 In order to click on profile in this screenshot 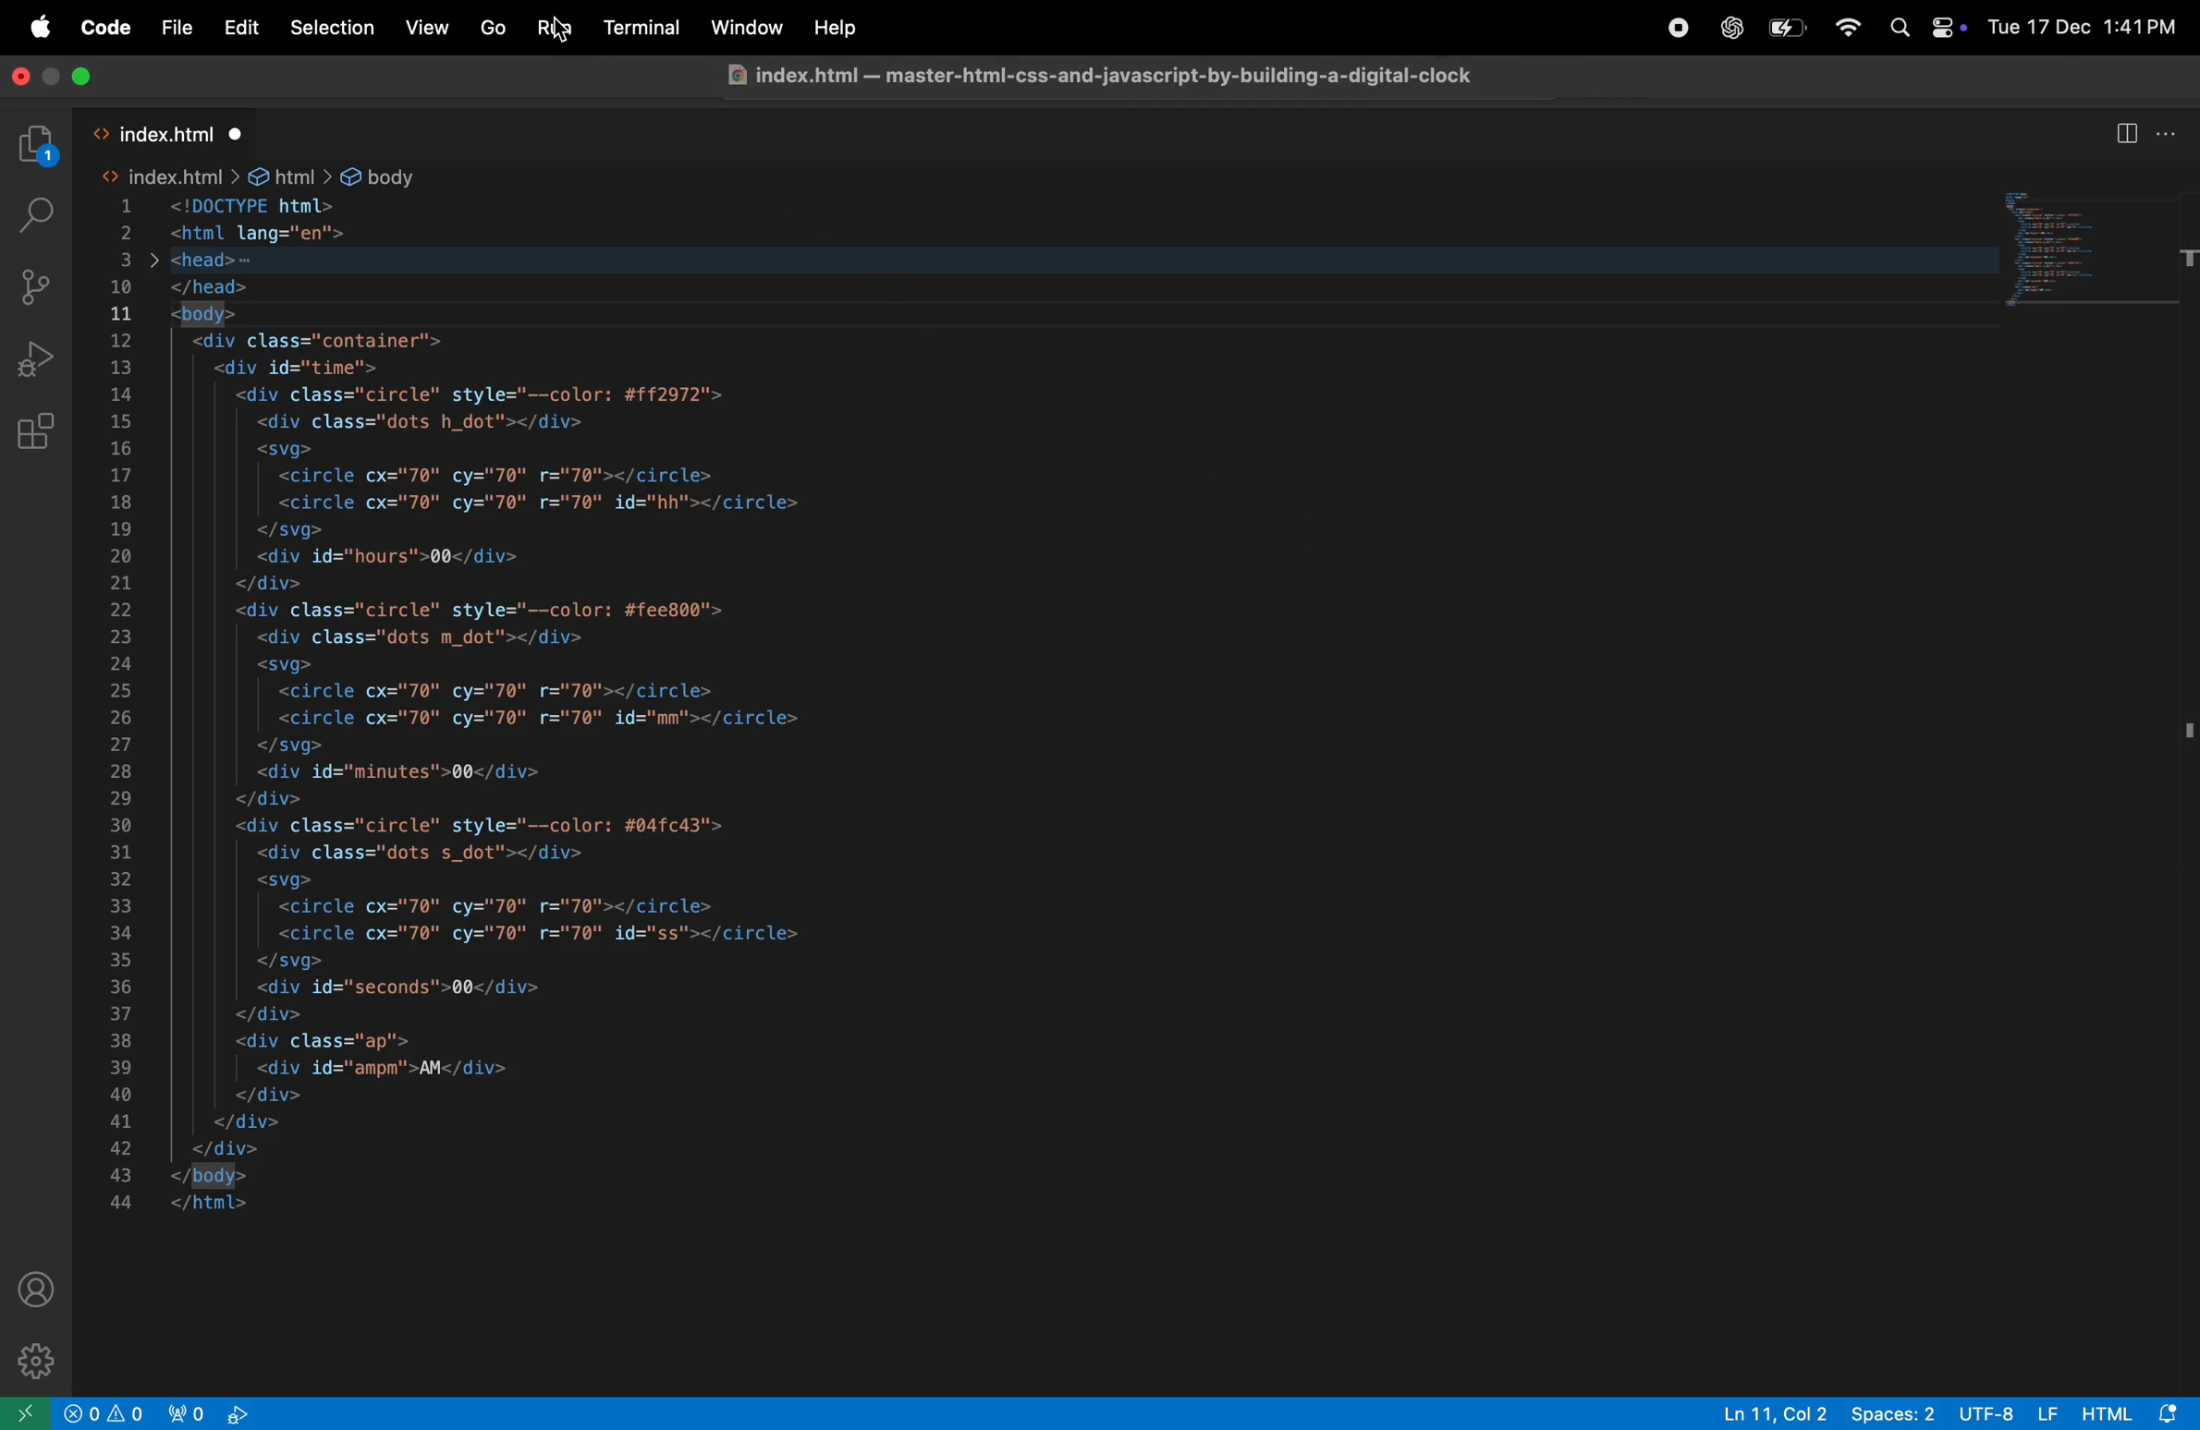, I will do `click(39, 1288)`.